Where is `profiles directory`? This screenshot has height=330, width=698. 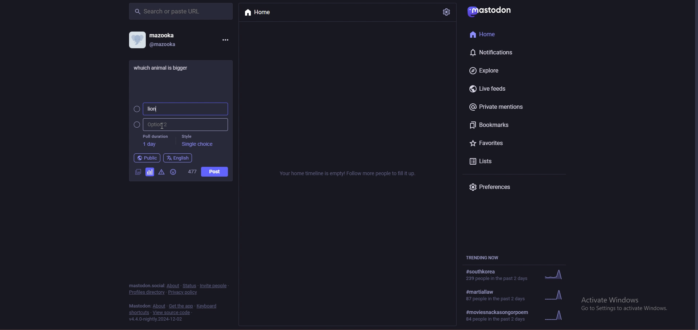
profiles directory is located at coordinates (147, 293).